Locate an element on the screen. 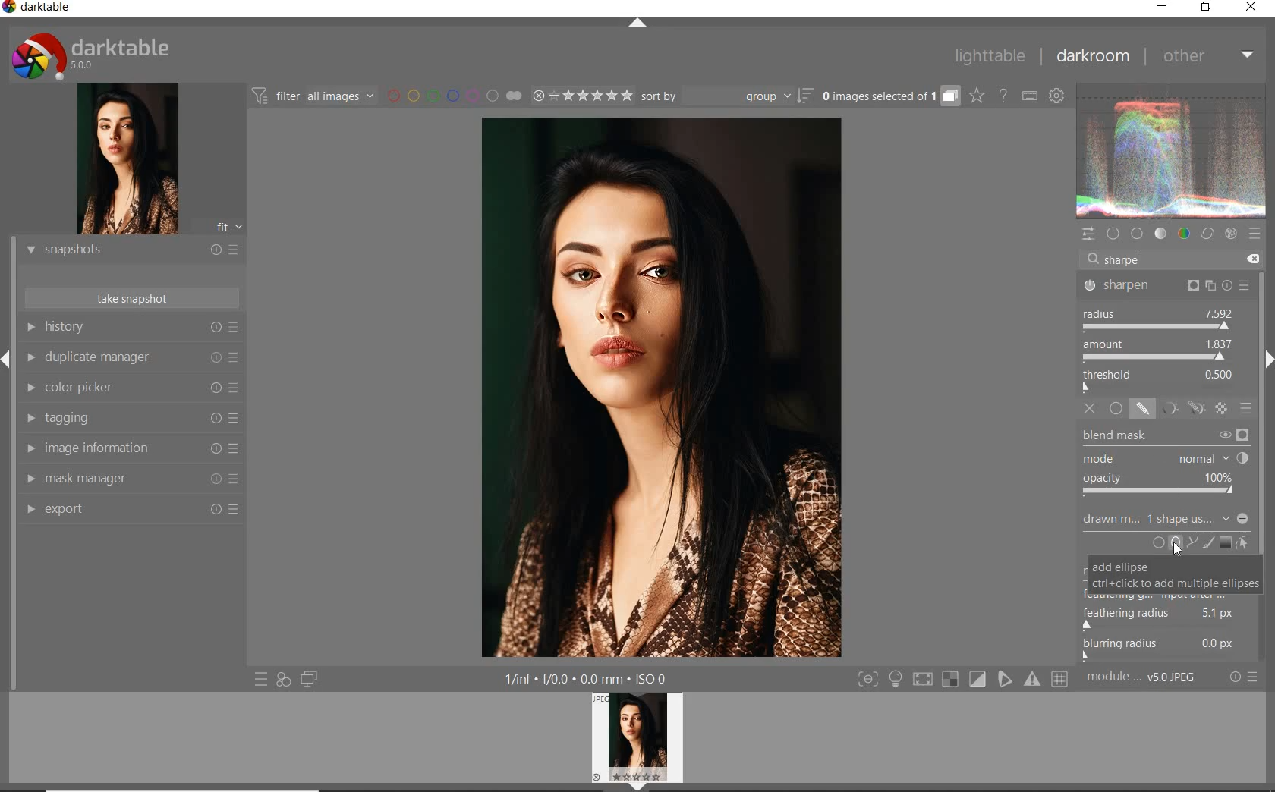 This screenshot has width=1275, height=792. MINIMIZE is located at coordinates (1163, 8).